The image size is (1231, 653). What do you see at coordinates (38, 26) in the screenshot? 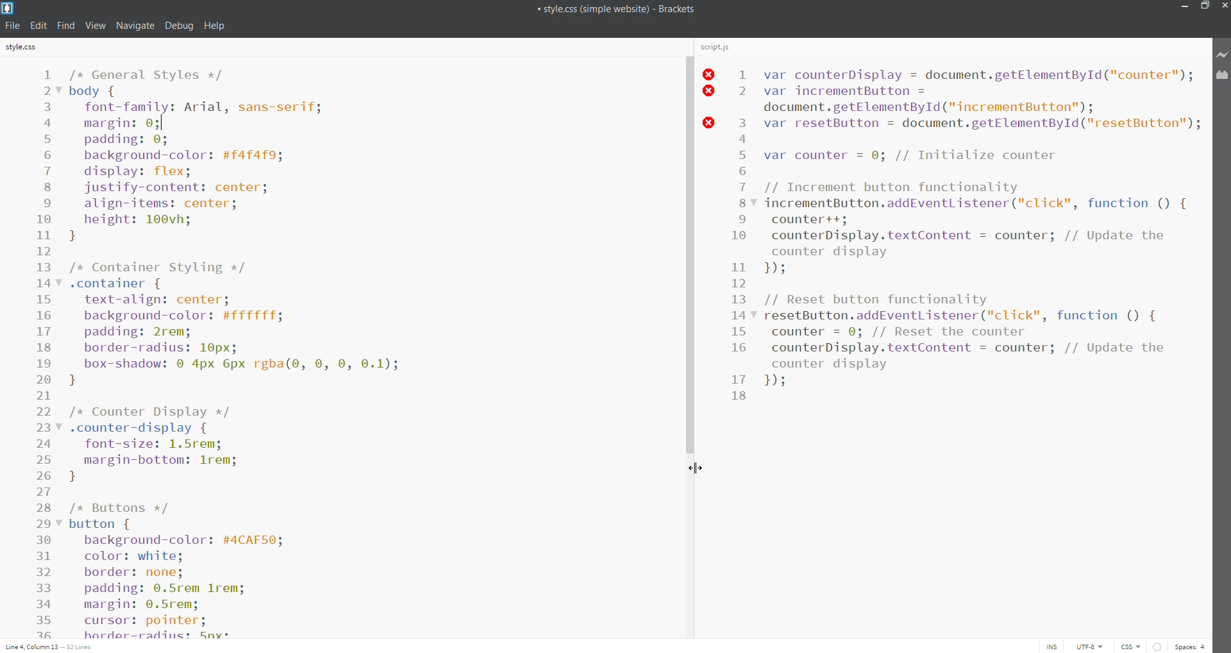
I see `edit` at bounding box center [38, 26].